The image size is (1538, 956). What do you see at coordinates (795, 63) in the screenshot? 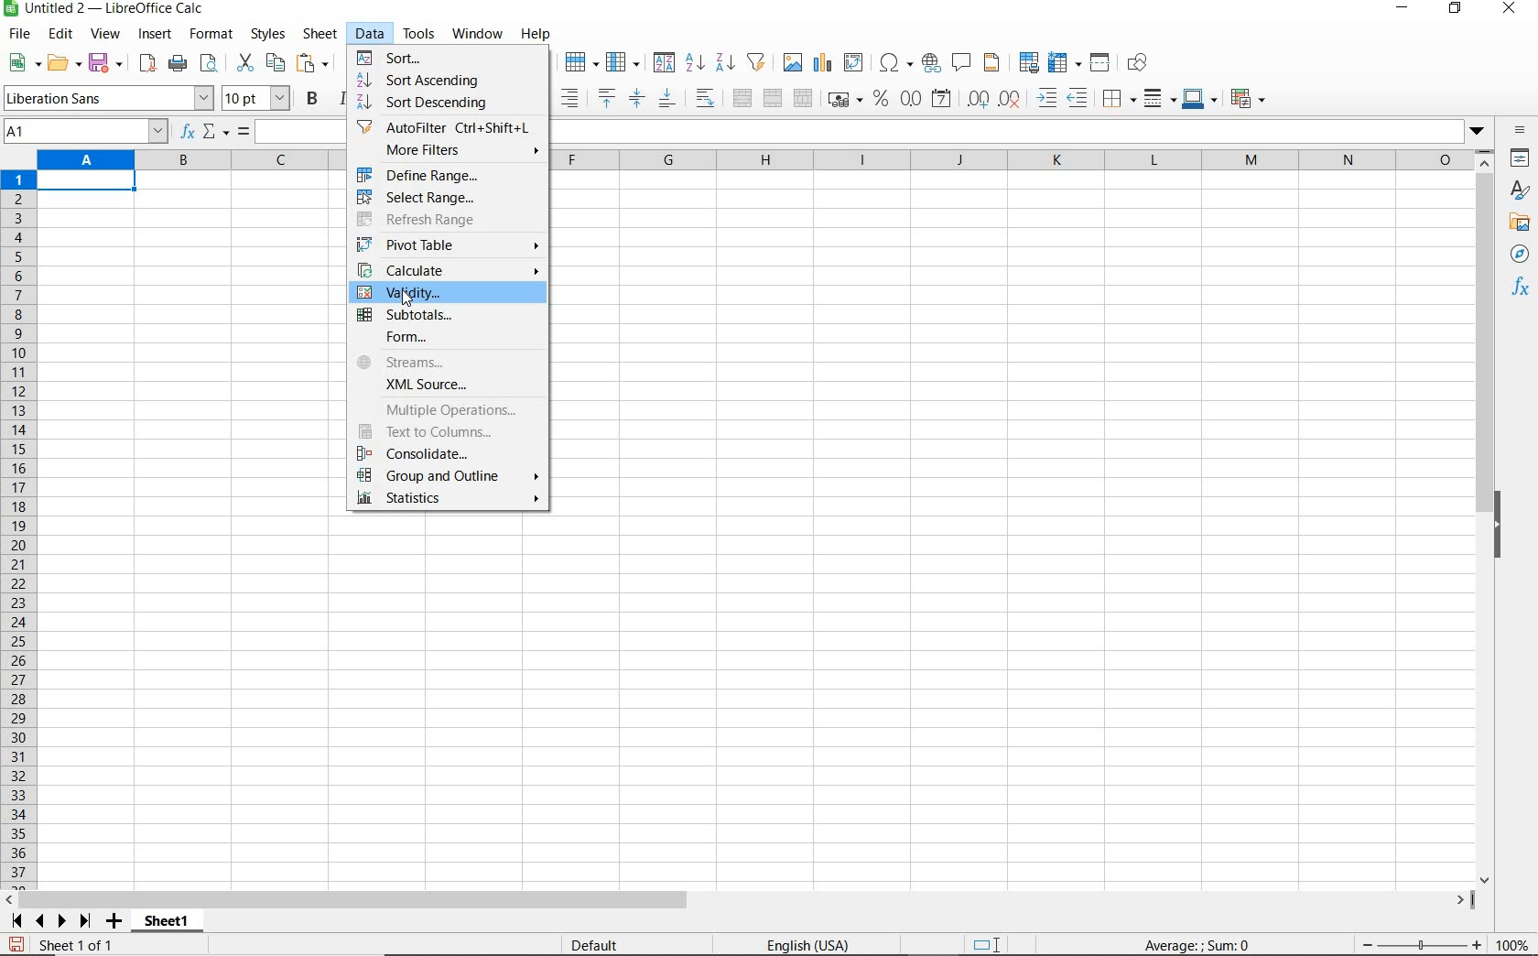
I see `insert image` at bounding box center [795, 63].